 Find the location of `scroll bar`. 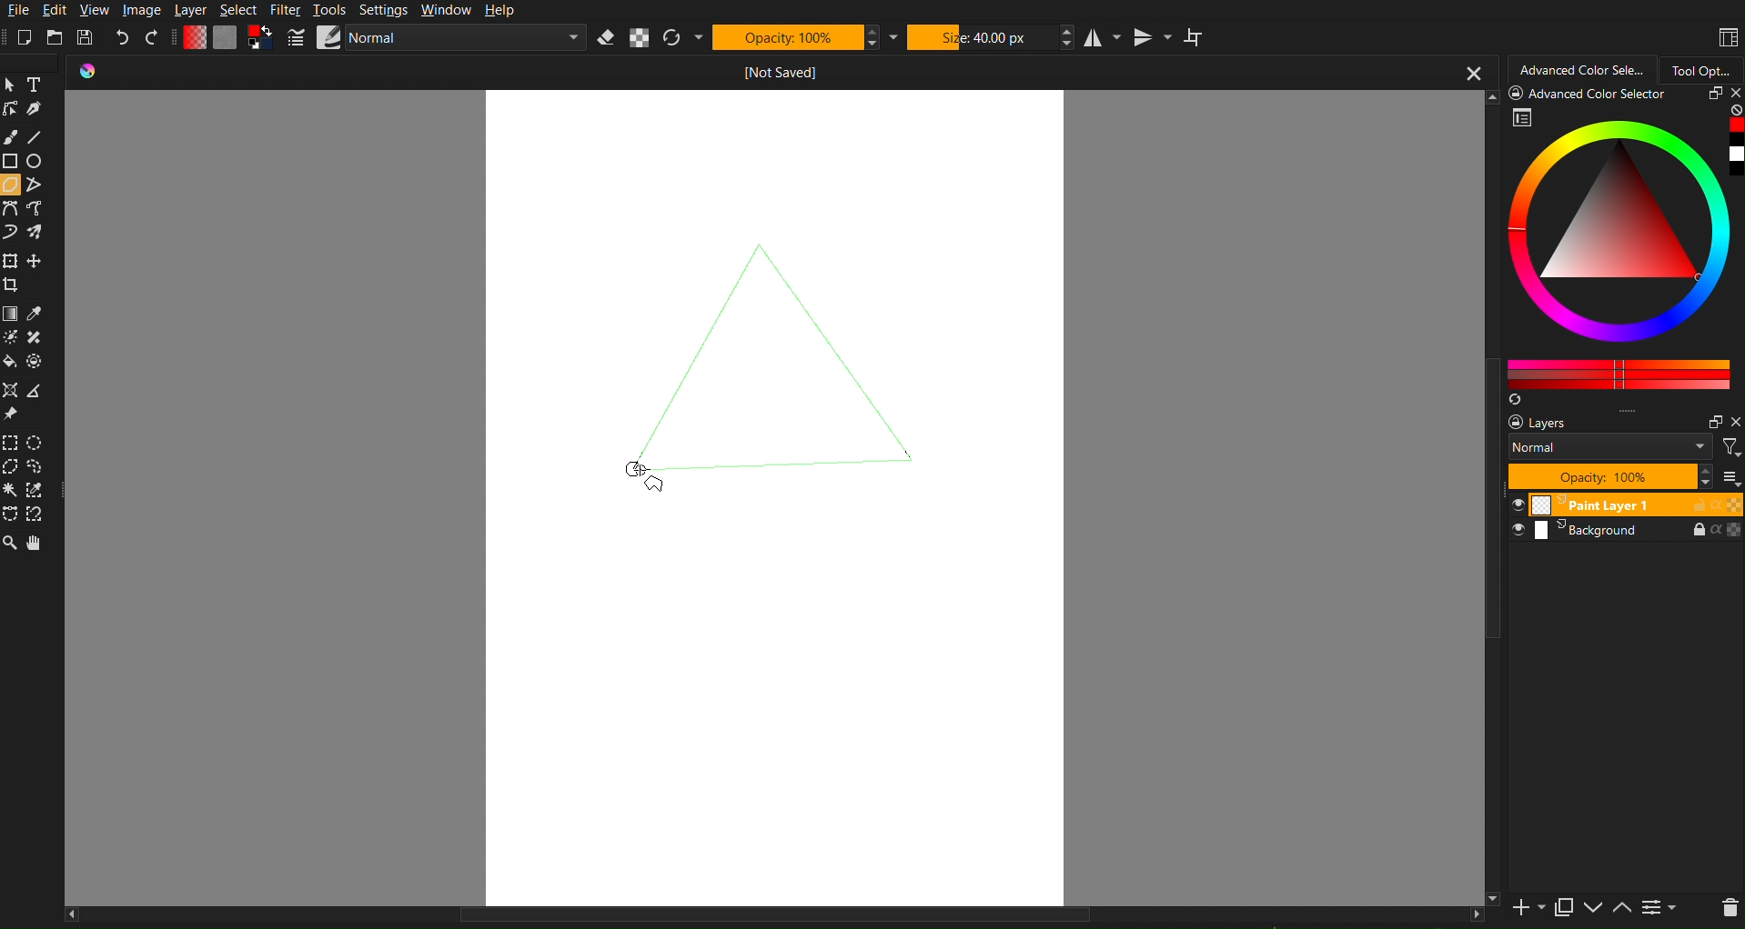

scroll bar is located at coordinates (1492, 498).